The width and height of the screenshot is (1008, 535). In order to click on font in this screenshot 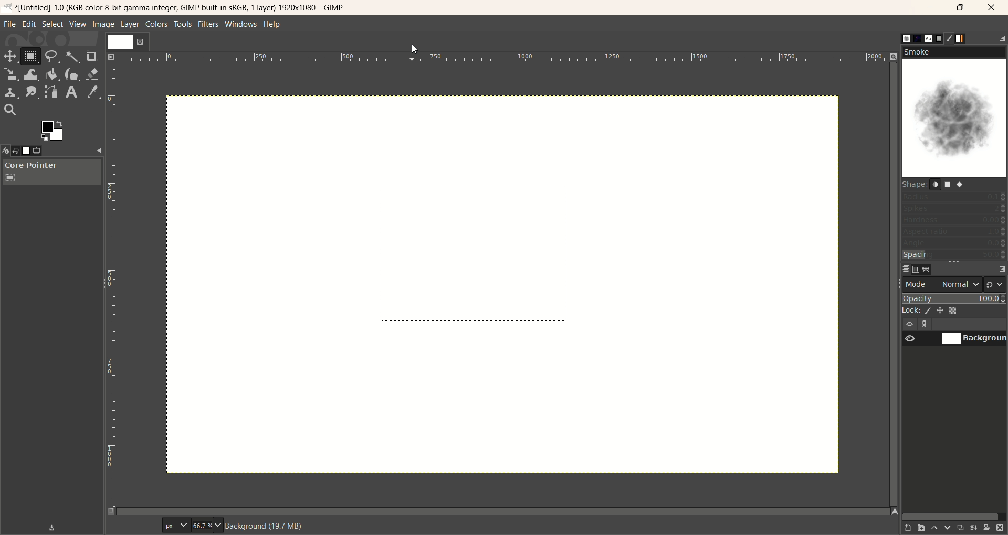, I will do `click(925, 38)`.